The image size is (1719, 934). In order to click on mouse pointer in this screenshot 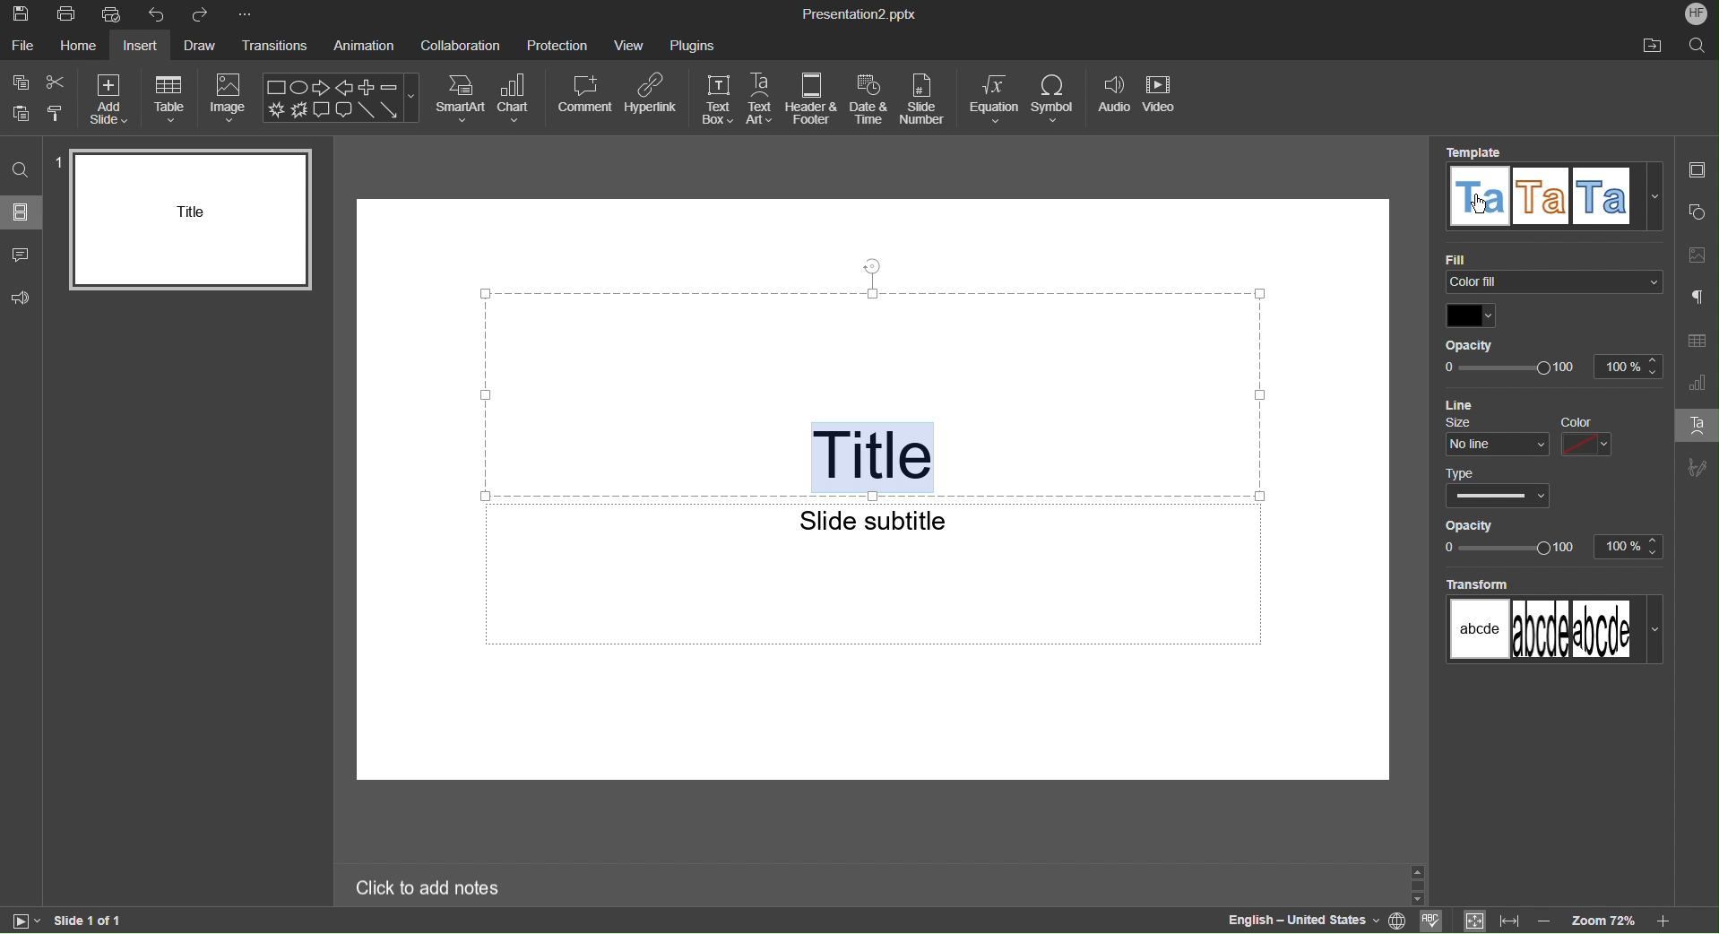, I will do `click(1481, 209)`.